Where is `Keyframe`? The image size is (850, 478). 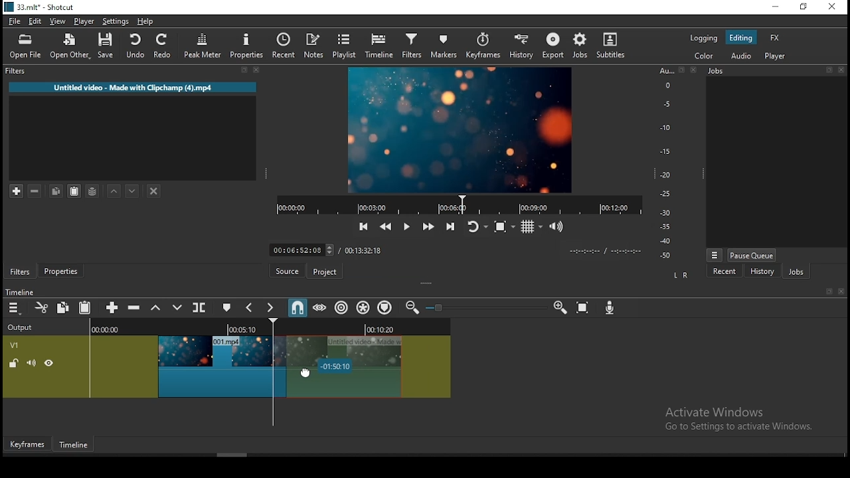 Keyframe is located at coordinates (27, 443).